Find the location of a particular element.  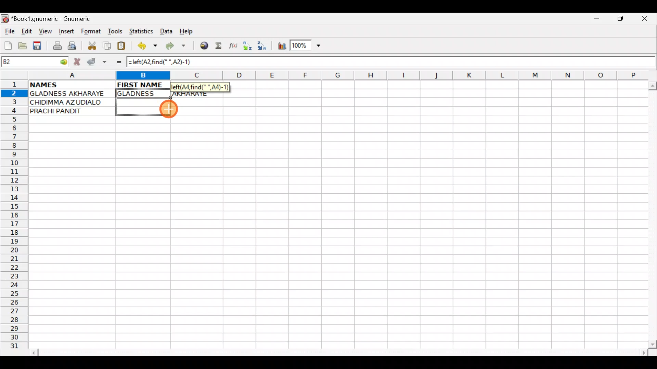

Data is located at coordinates (166, 31).